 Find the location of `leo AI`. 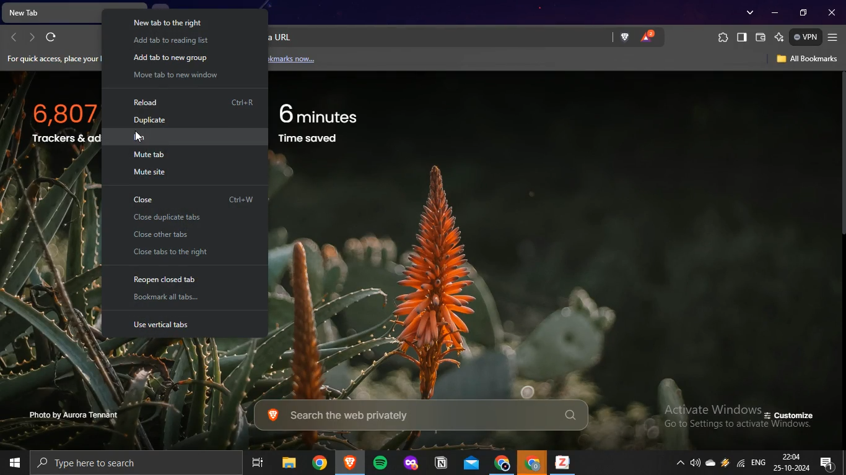

leo AI is located at coordinates (779, 36).